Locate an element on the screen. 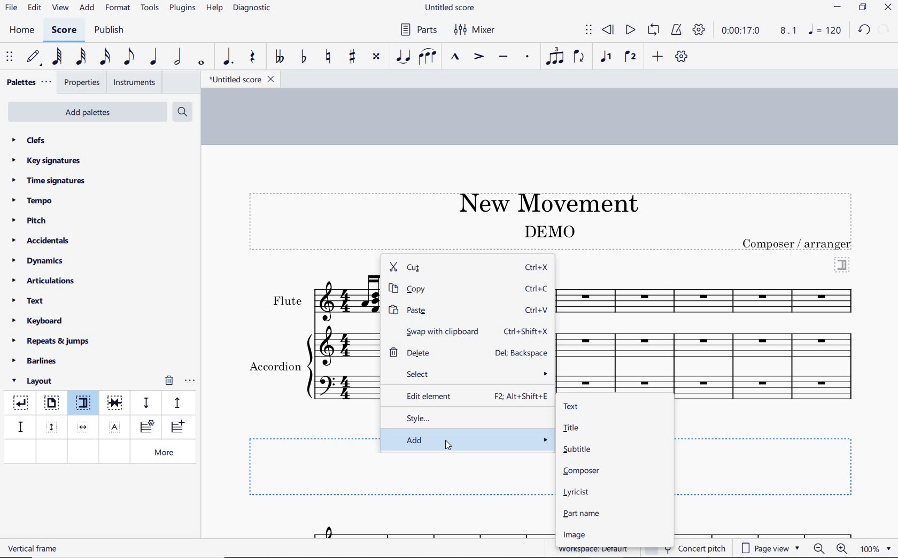 Image resolution: width=898 pixels, height=558 pixels. half note is located at coordinates (177, 57).